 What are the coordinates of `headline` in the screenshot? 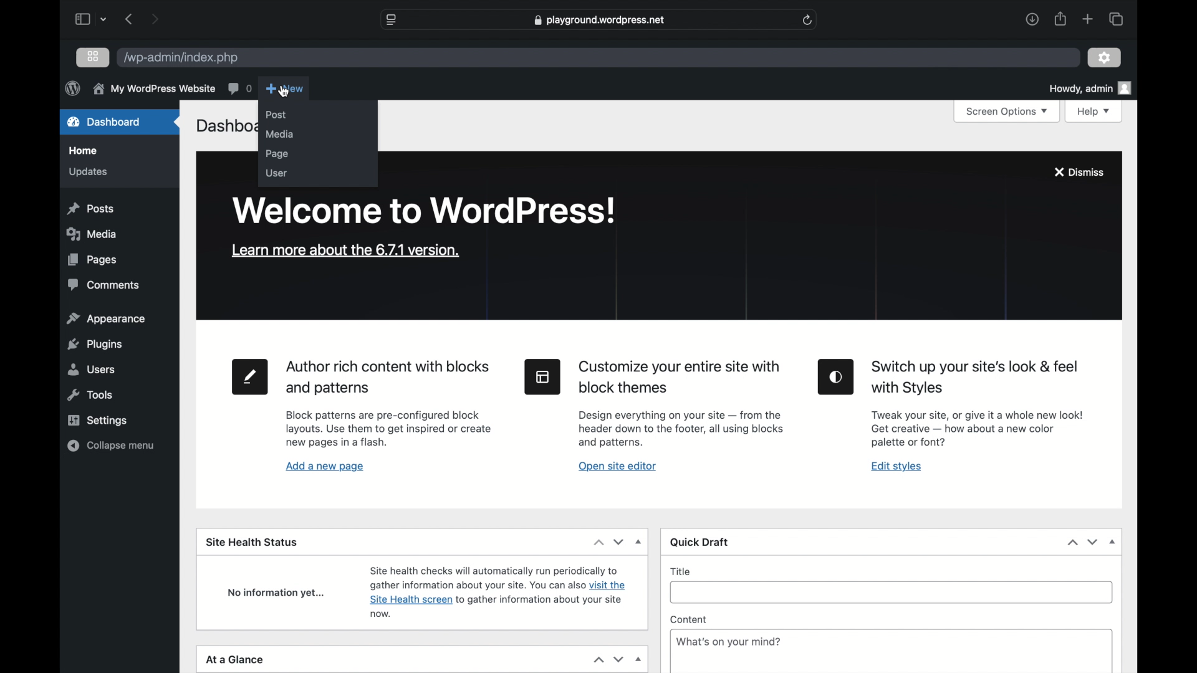 It's located at (680, 377).